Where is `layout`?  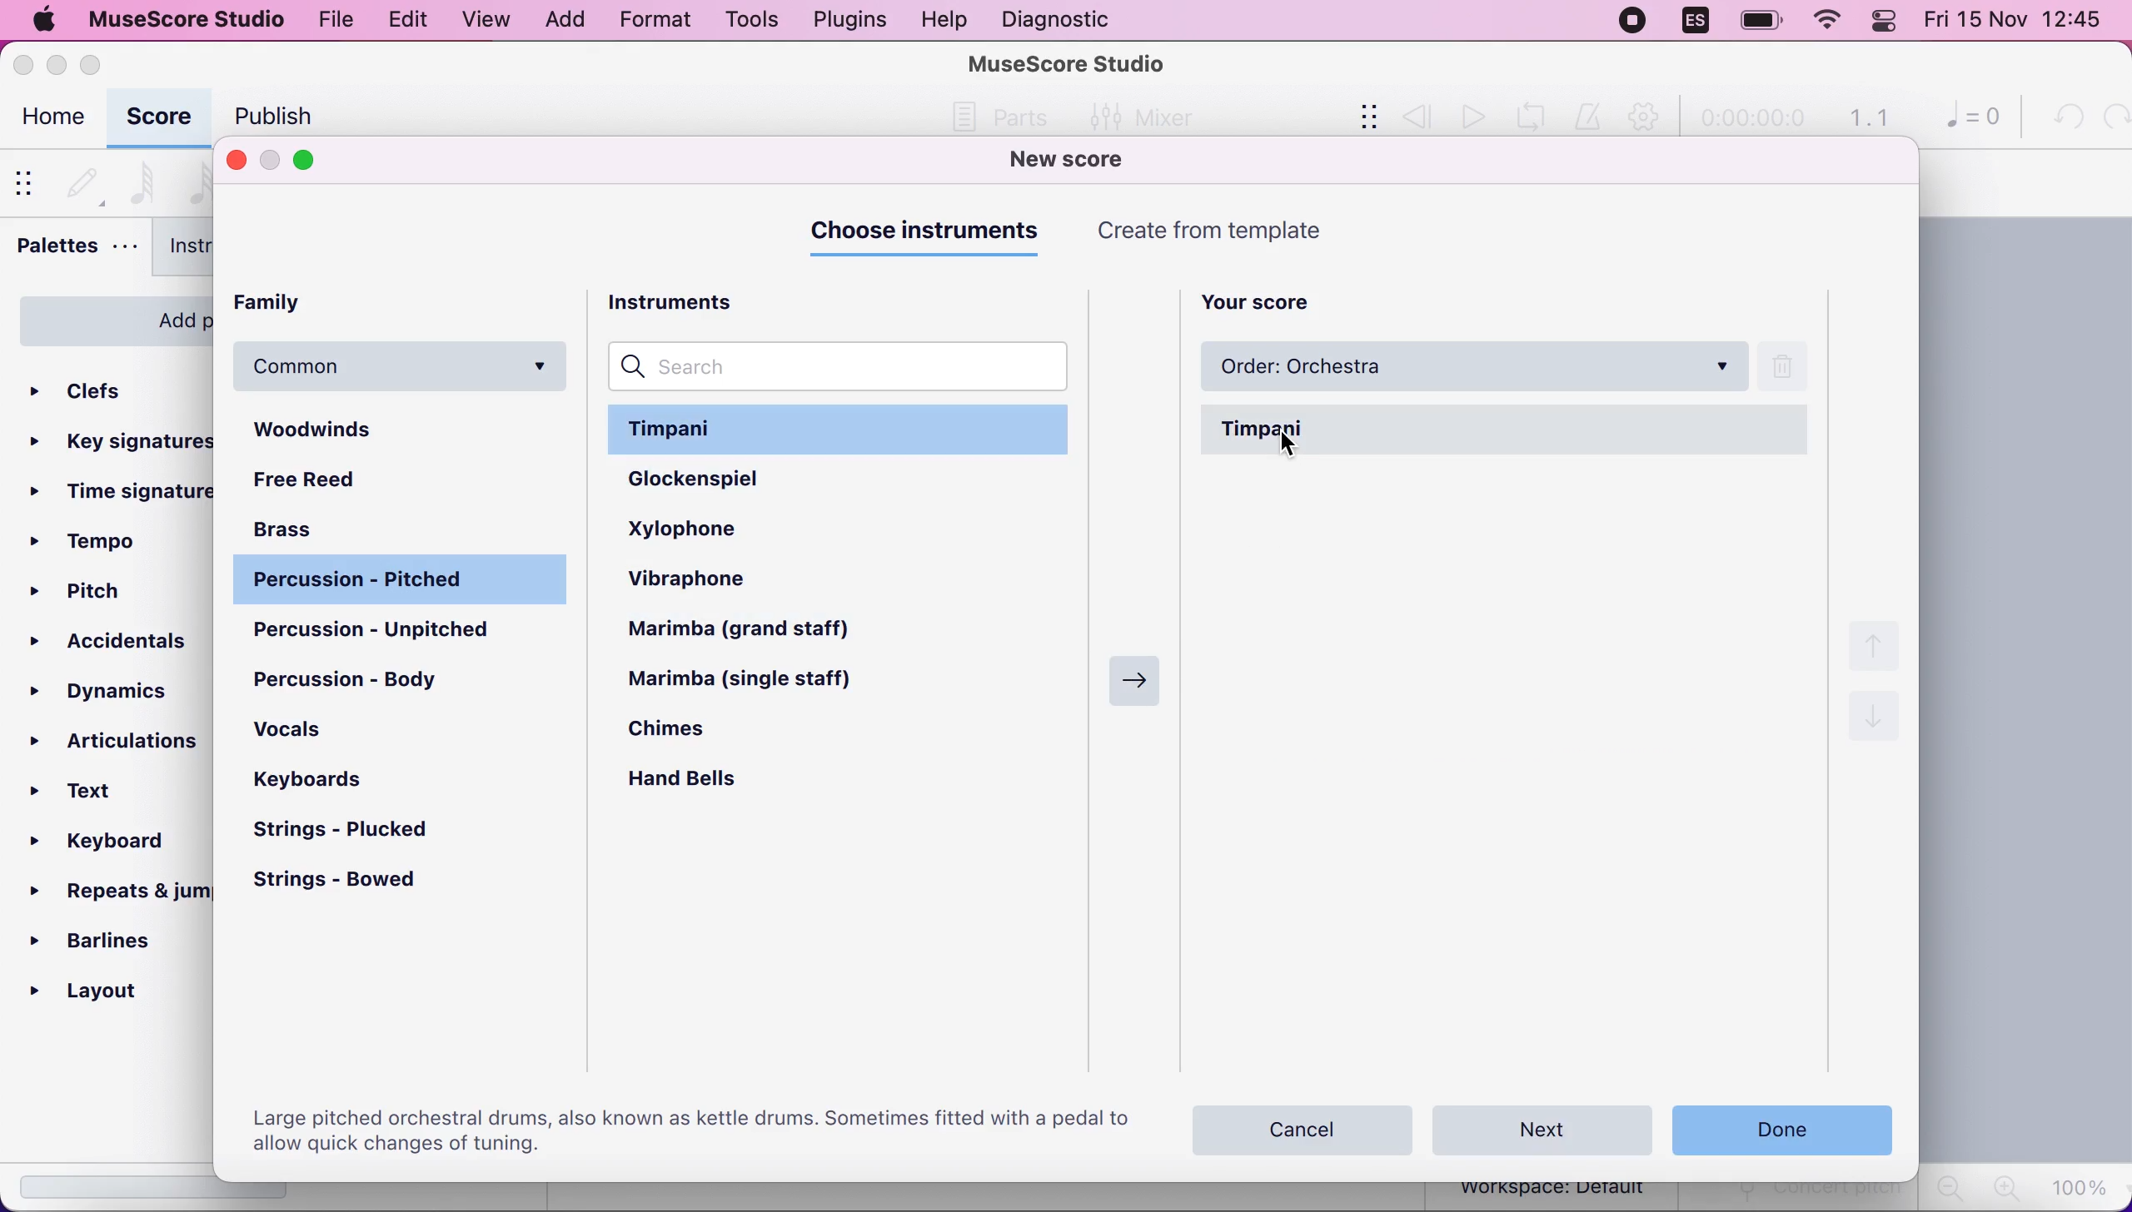 layout is located at coordinates (111, 991).